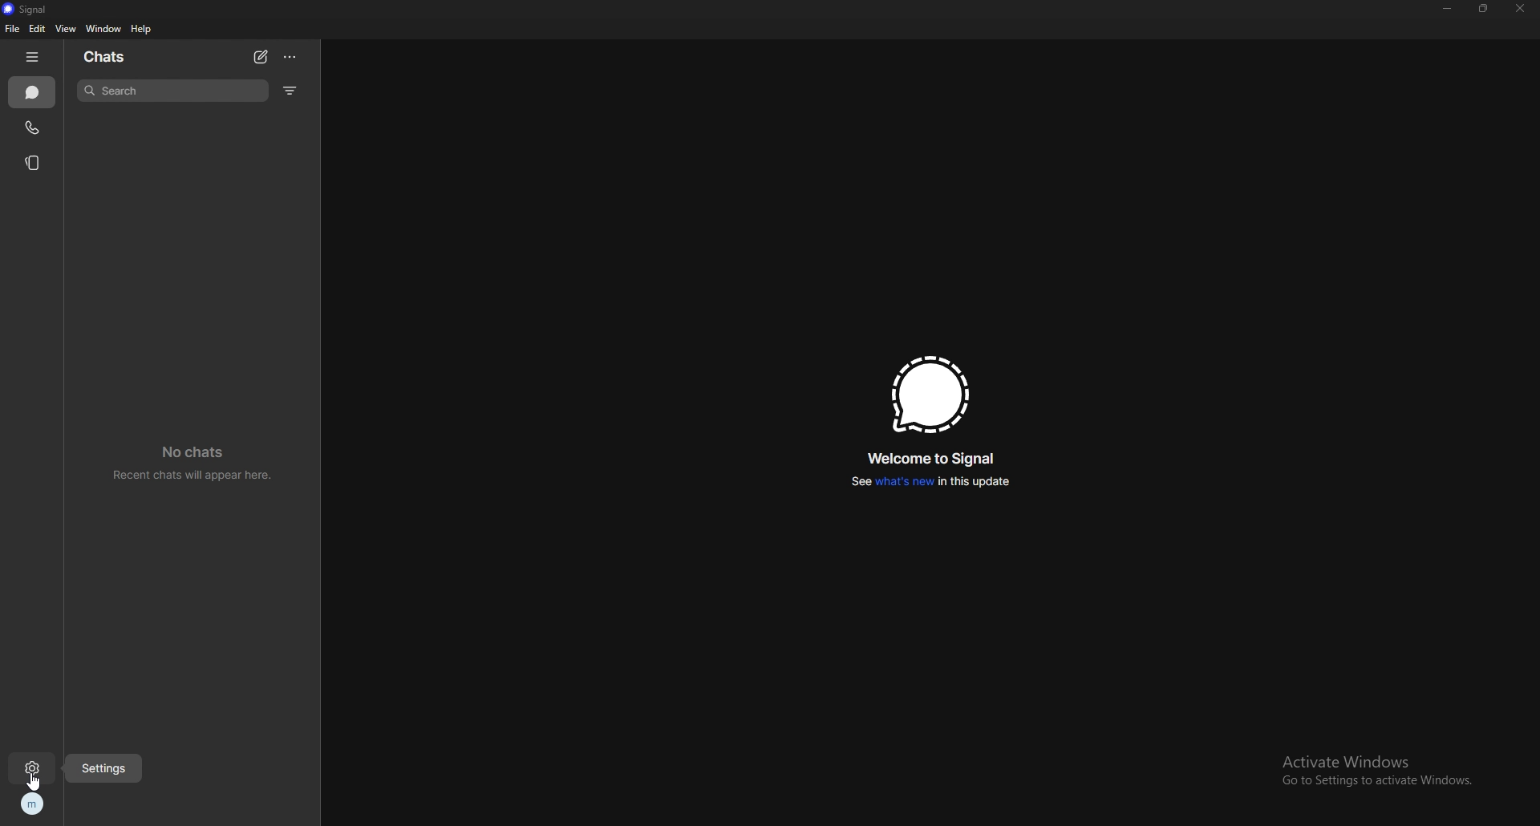 The height and width of the screenshot is (826, 1540). I want to click on search, so click(175, 90).